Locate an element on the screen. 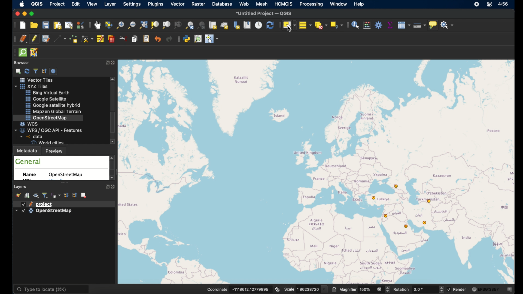 Image resolution: width=523 pixels, height=294 pixels. plugins is located at coordinates (156, 5).